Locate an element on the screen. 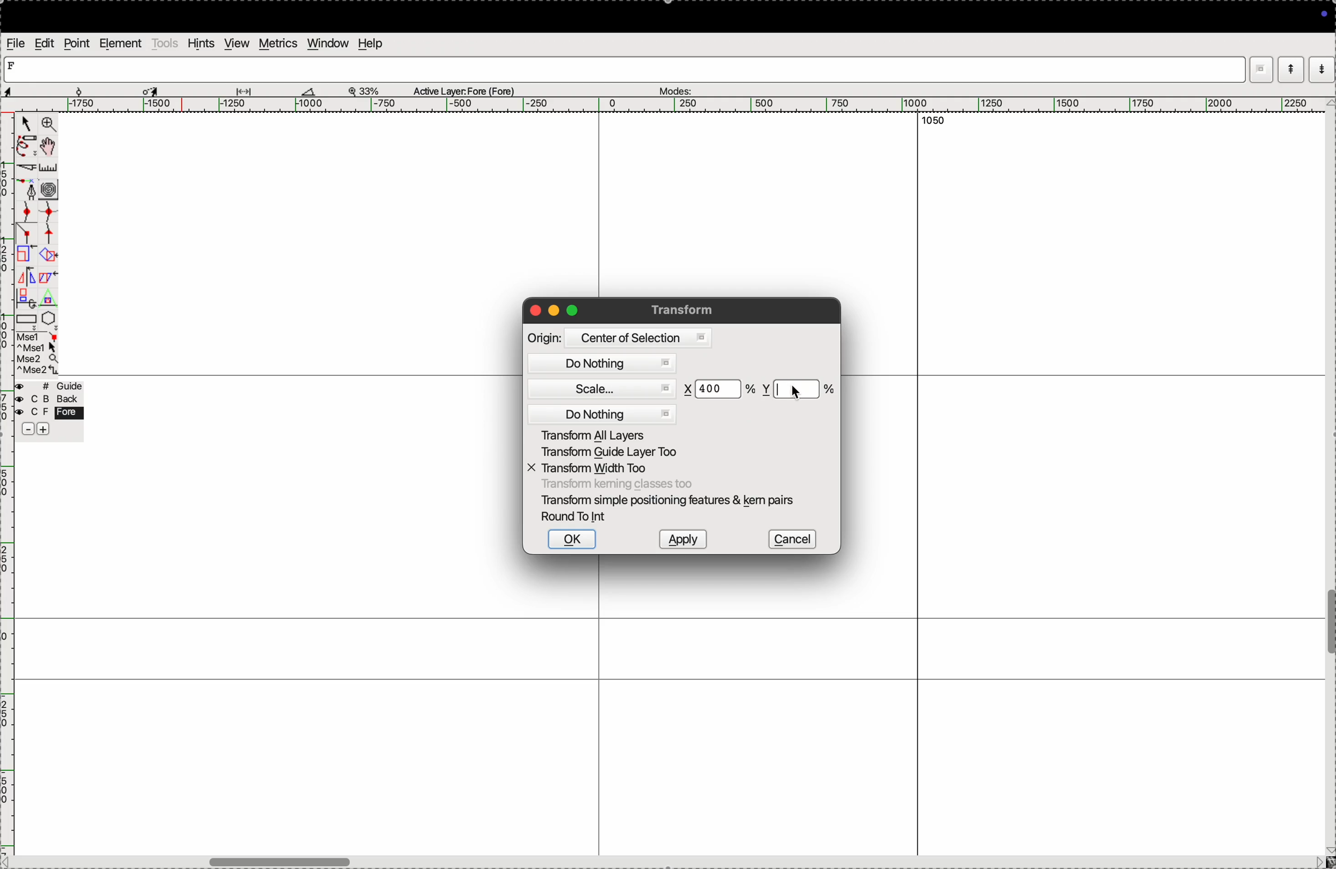  tools is located at coordinates (165, 43).